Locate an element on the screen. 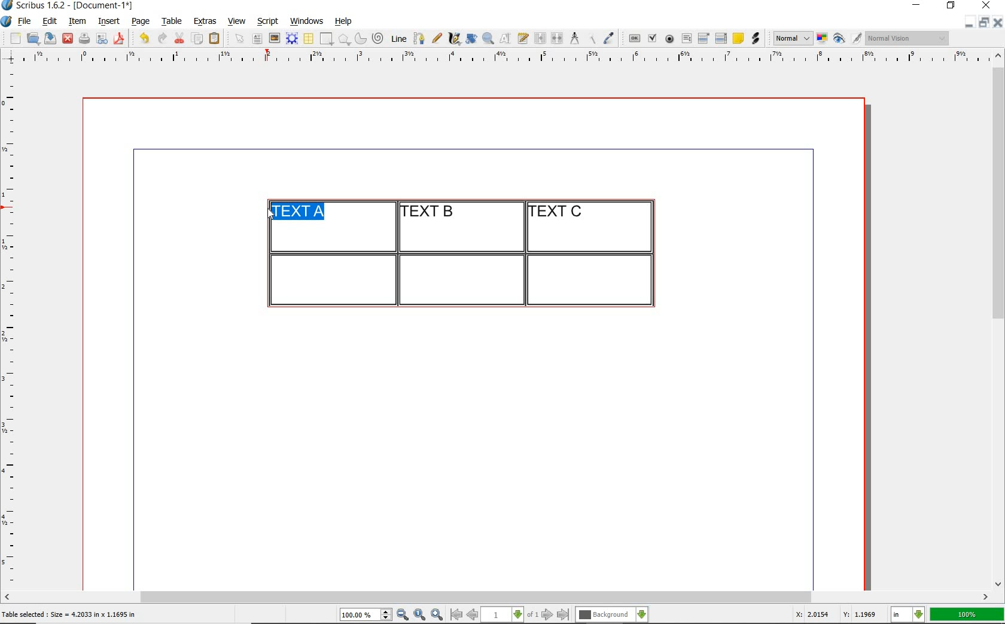  select the current unit is located at coordinates (908, 615).